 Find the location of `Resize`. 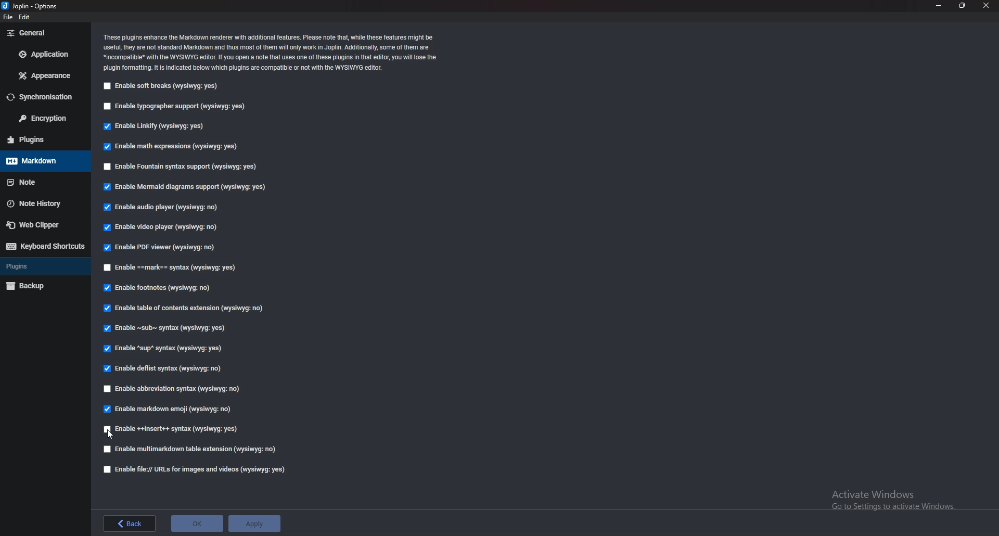

Resize is located at coordinates (963, 6).